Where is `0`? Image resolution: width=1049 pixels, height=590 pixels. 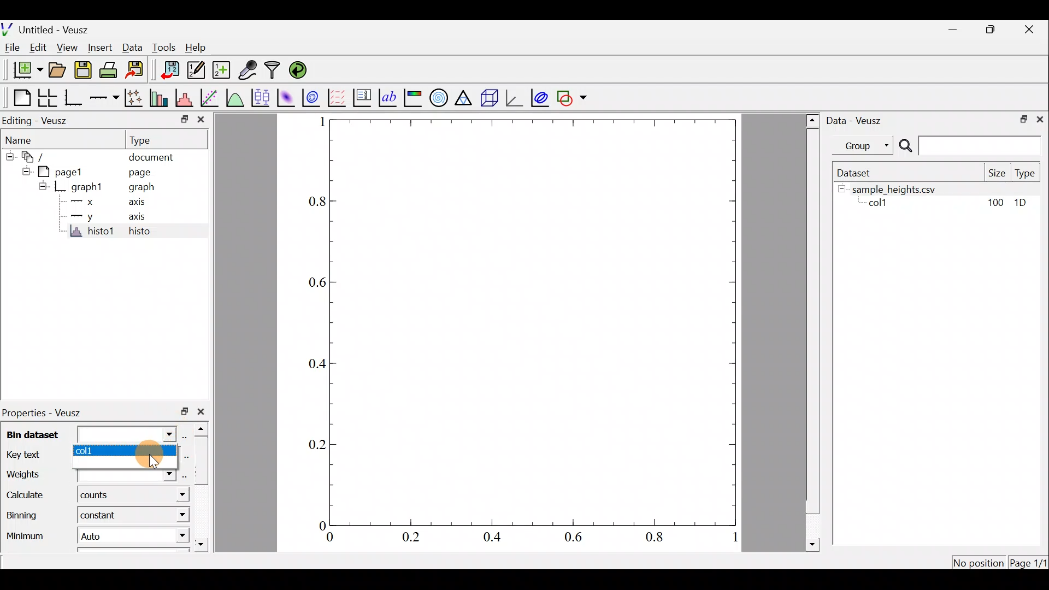 0 is located at coordinates (328, 538).